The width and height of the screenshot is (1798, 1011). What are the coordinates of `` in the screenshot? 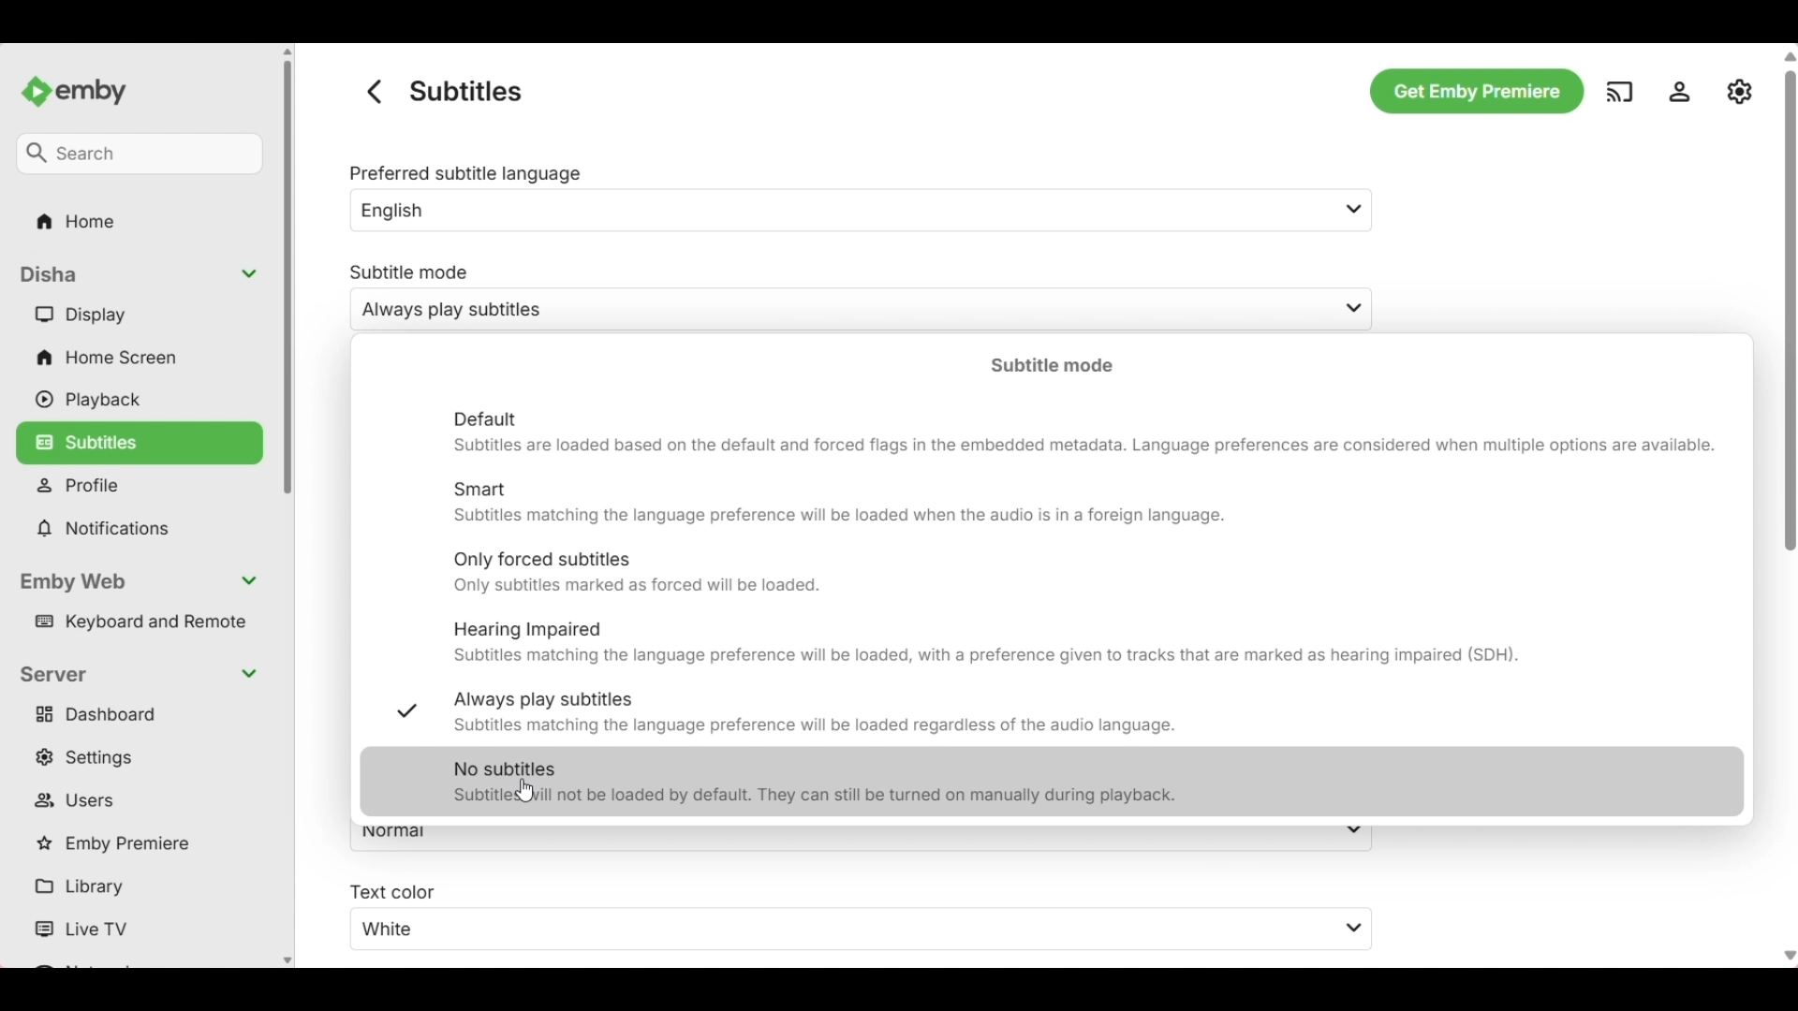 It's located at (84, 85).